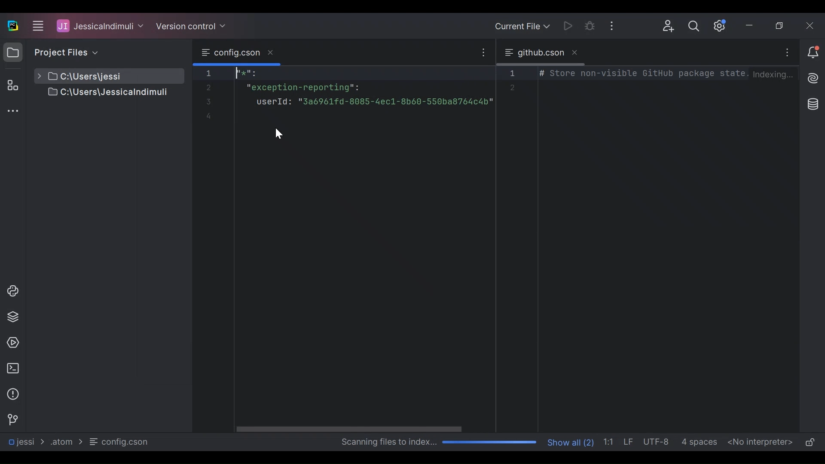 The height and width of the screenshot is (464, 825). Describe the element at coordinates (11, 85) in the screenshot. I see `Structure` at that location.